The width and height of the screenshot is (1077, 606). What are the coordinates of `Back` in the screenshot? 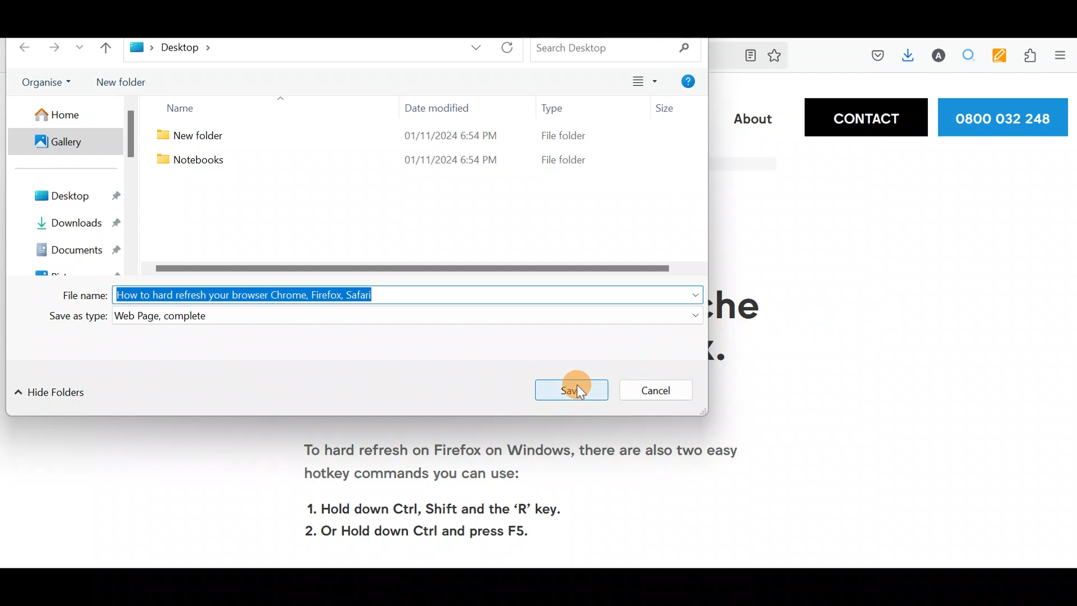 It's located at (22, 49).